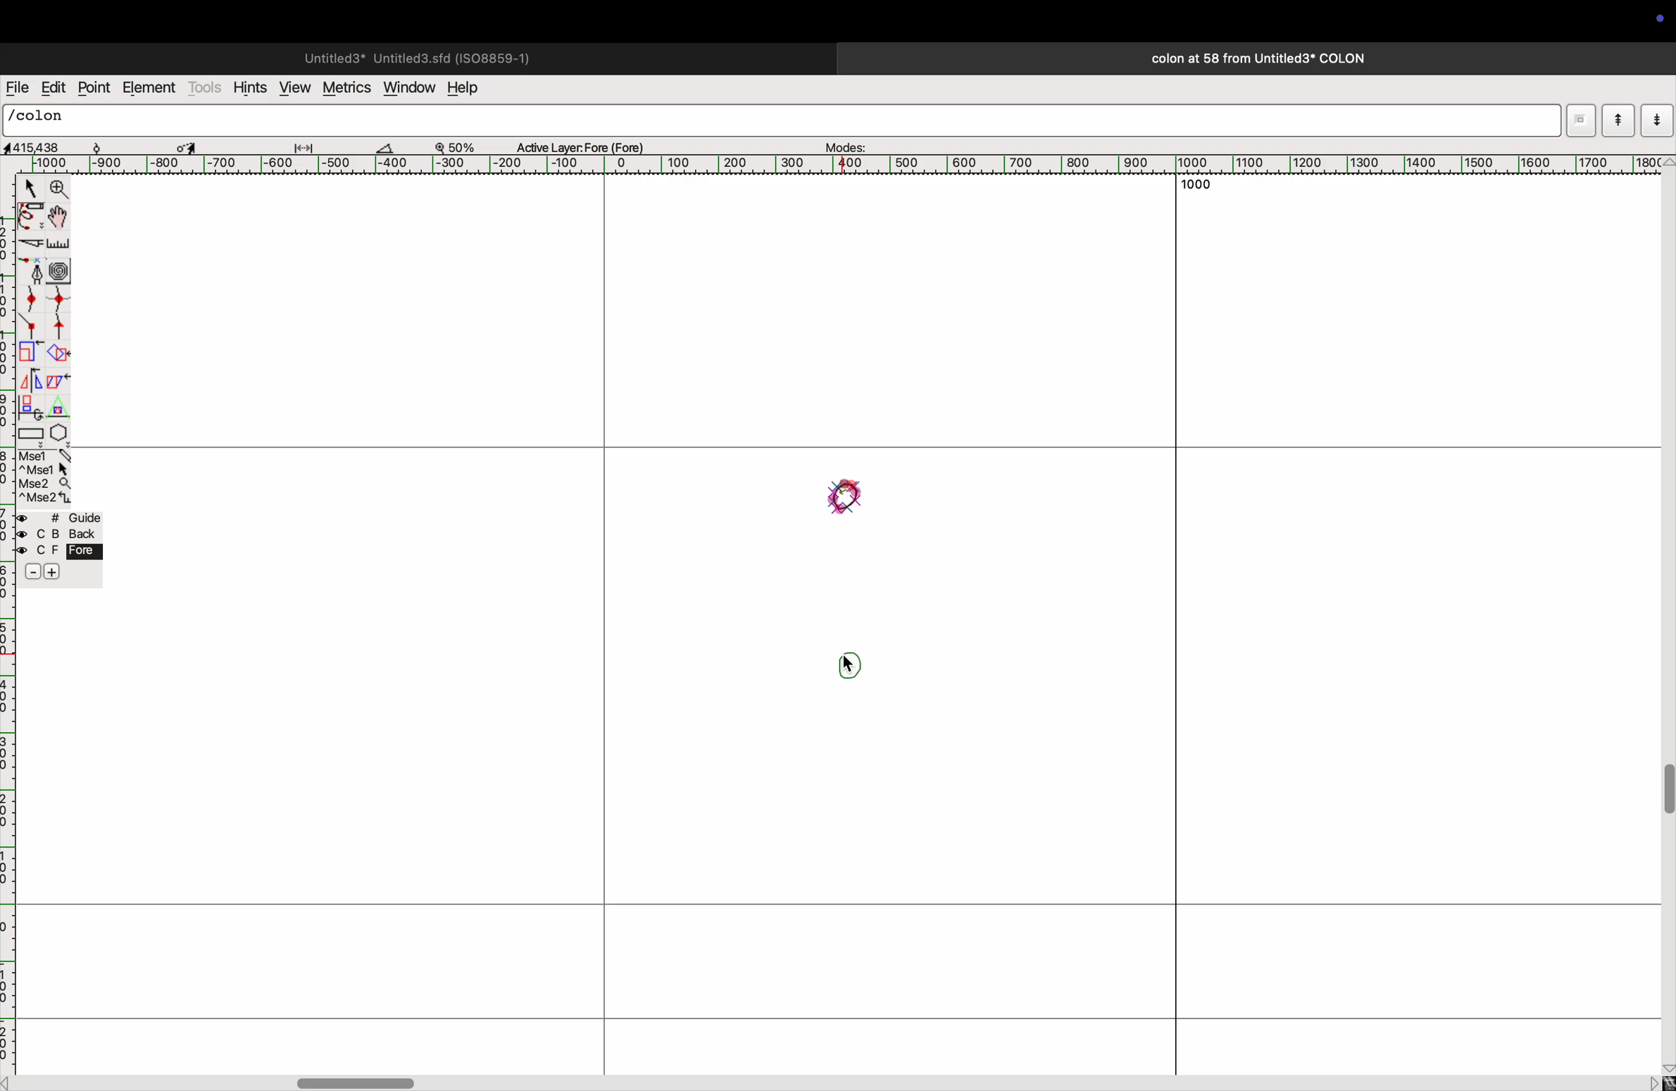 This screenshot has width=1676, height=1091. I want to click on tools, so click(206, 87).